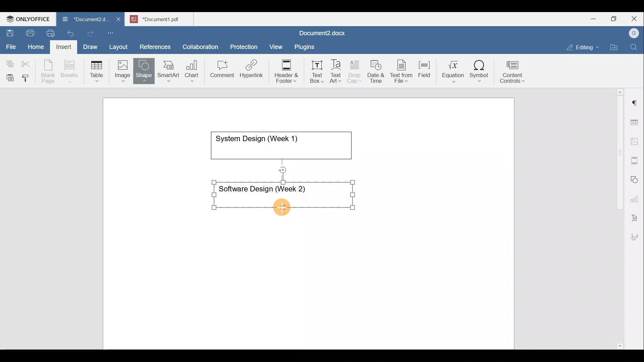 Image resolution: width=644 pixels, height=362 pixels. What do you see at coordinates (120, 46) in the screenshot?
I see `Layout` at bounding box center [120, 46].